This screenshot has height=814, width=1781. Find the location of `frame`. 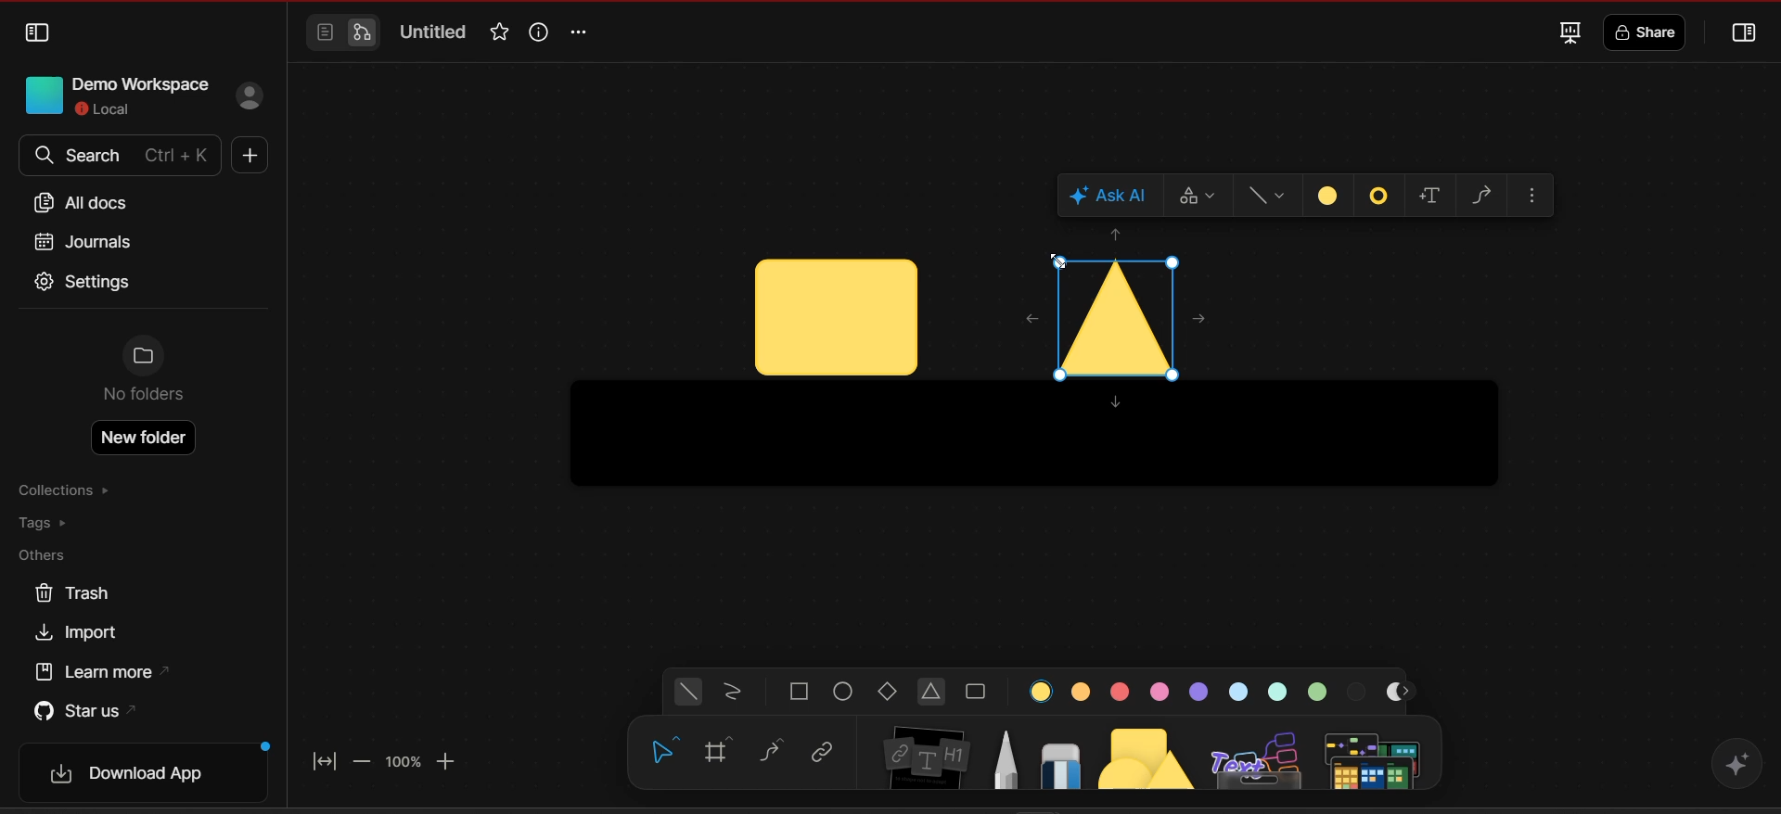

frame is located at coordinates (724, 752).